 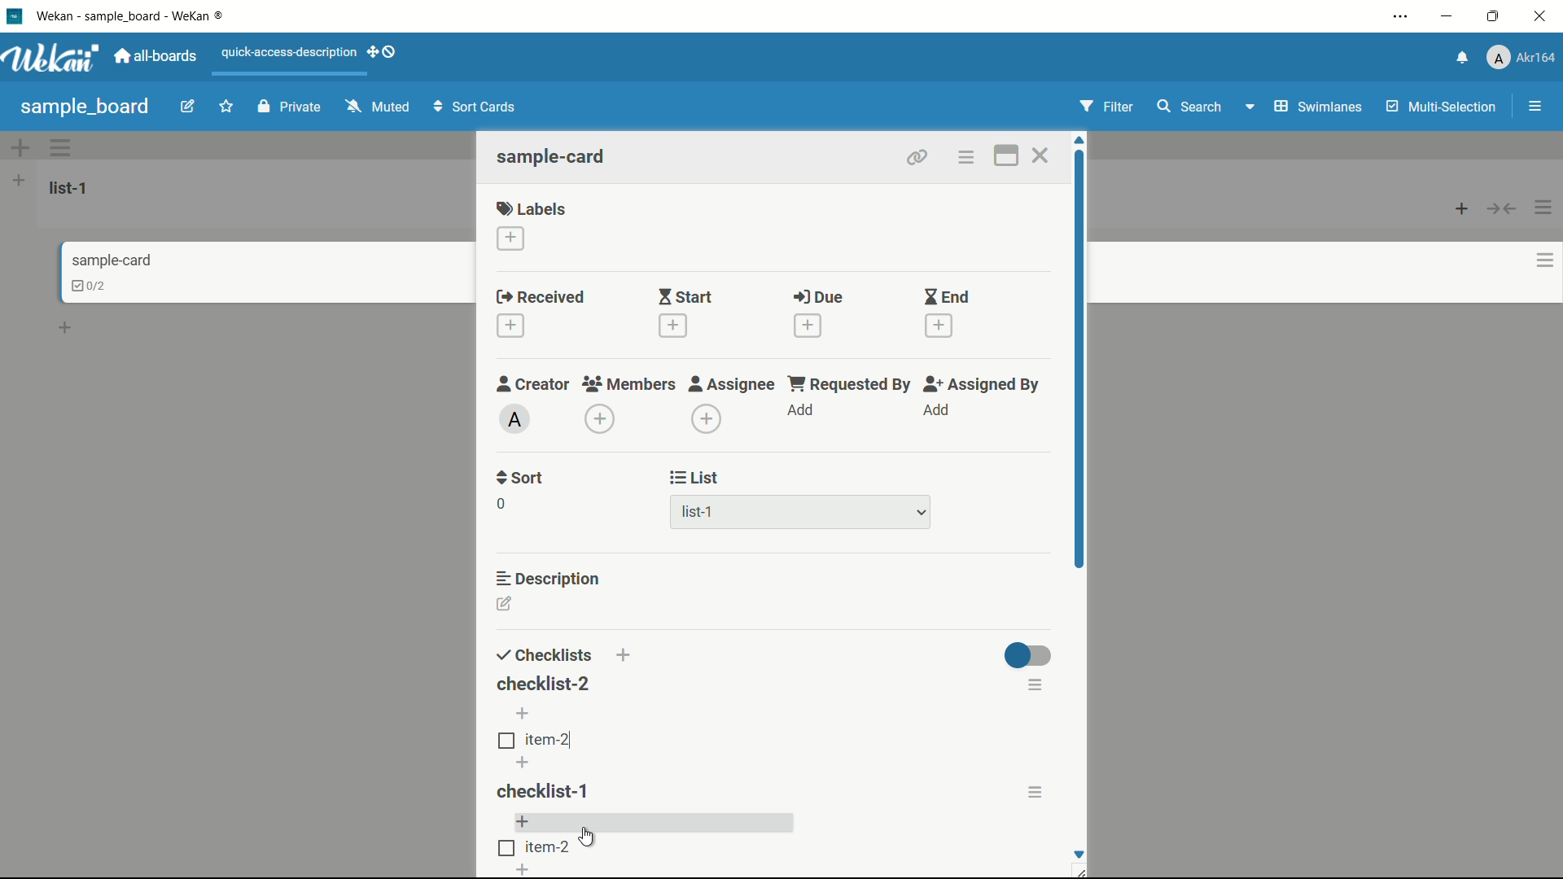 I want to click on checklists, so click(x=546, y=654).